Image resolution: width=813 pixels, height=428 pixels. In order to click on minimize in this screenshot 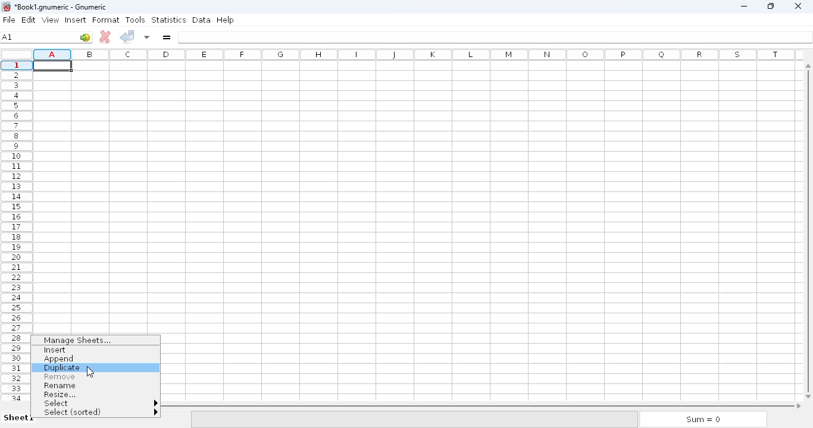, I will do `click(743, 7)`.